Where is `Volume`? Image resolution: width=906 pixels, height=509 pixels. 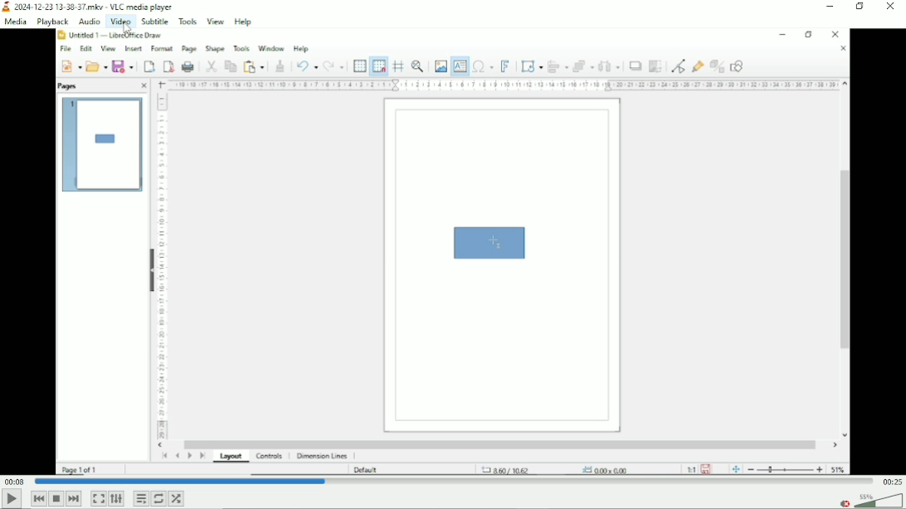 Volume is located at coordinates (869, 498).